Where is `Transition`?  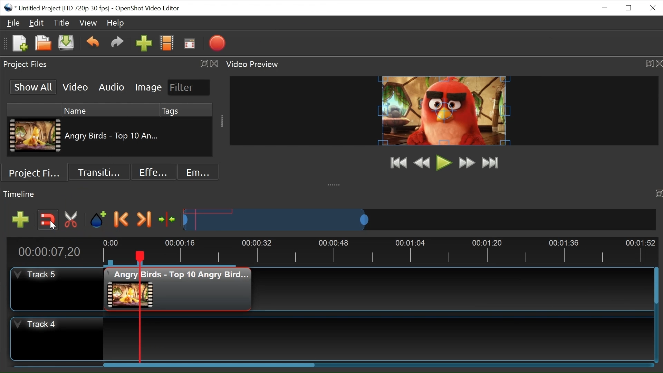
Transition is located at coordinates (99, 171).